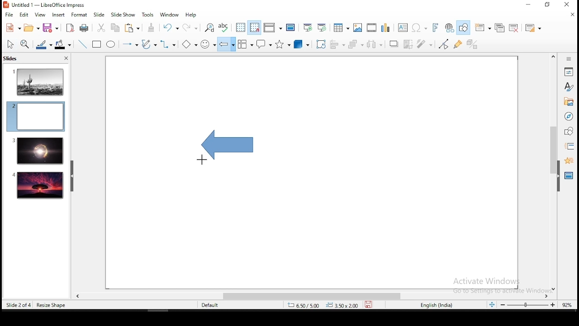  I want to click on help, so click(192, 15).